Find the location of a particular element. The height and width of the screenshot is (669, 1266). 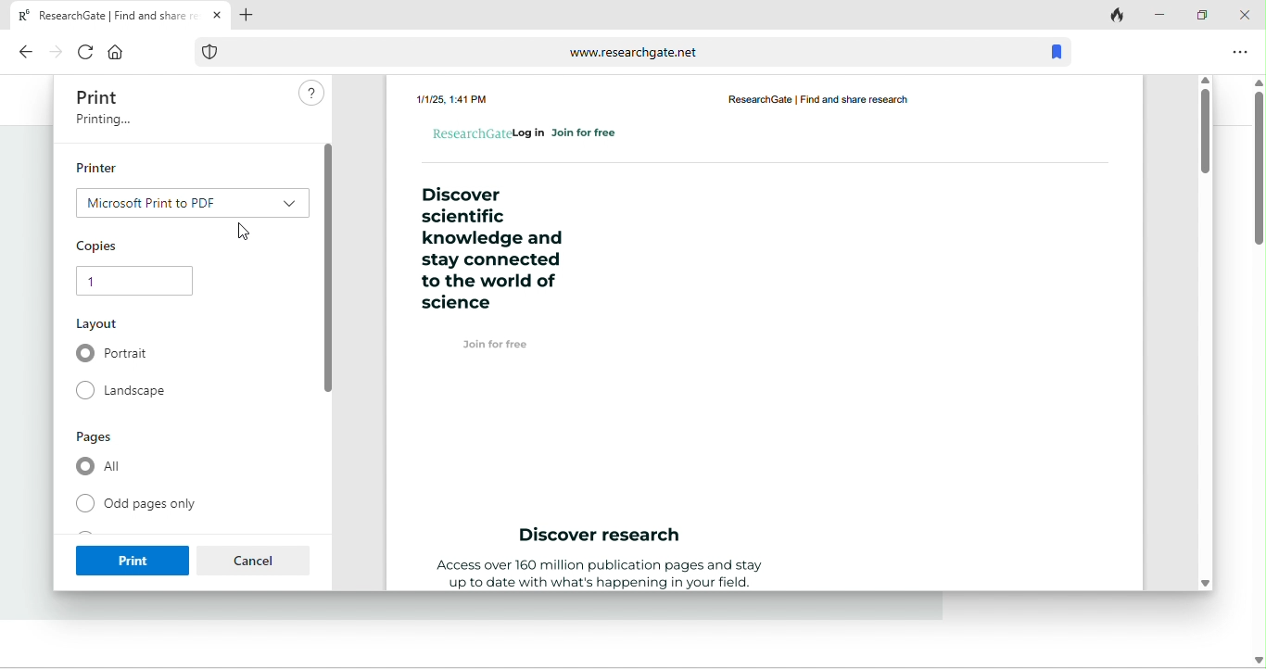

pages is located at coordinates (101, 437).